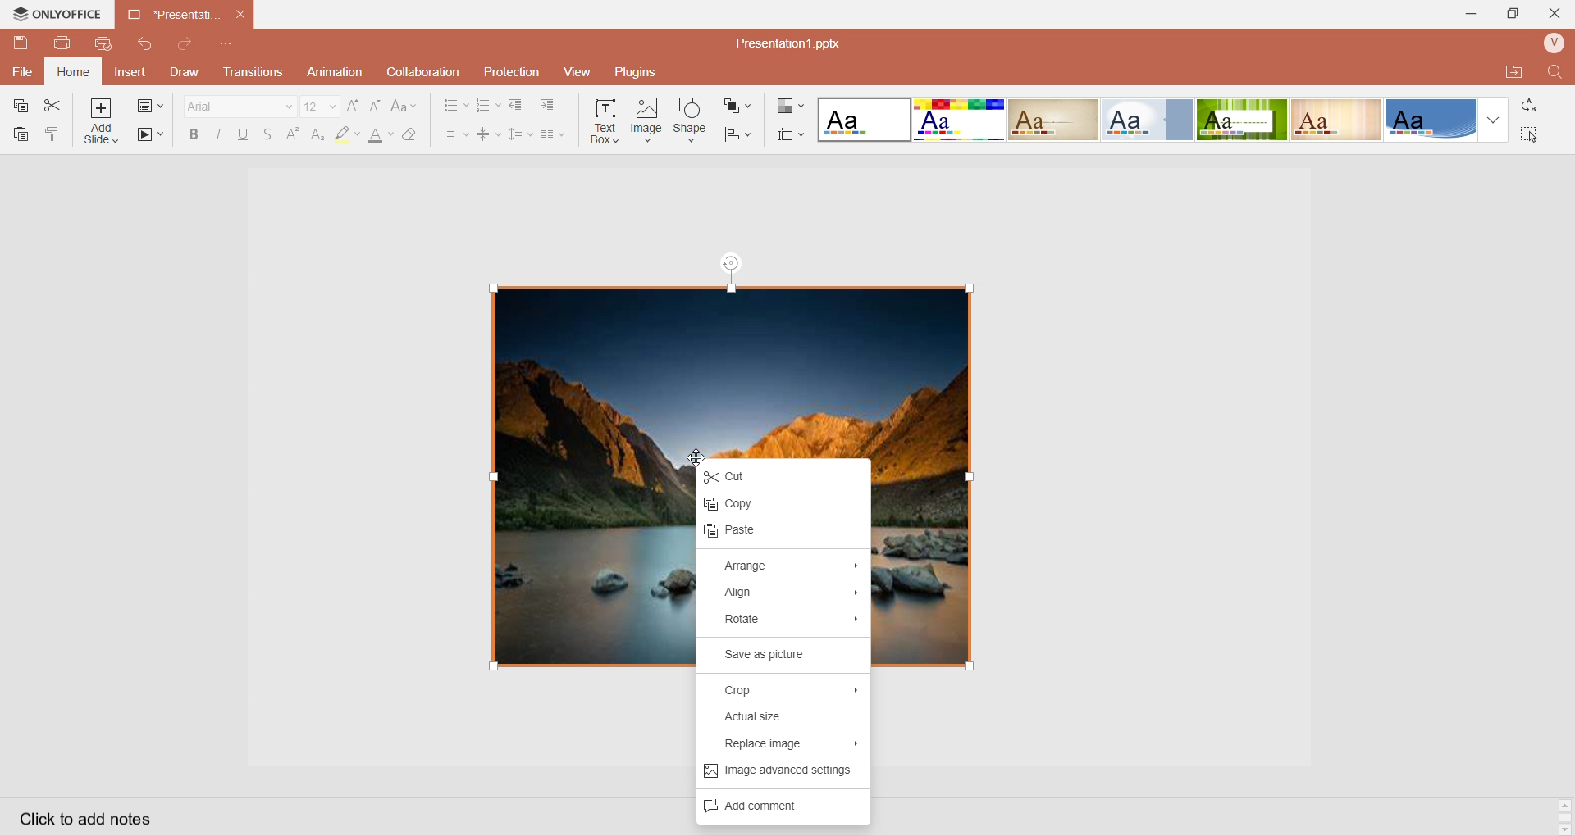  What do you see at coordinates (75, 13) in the screenshot?
I see `onlyoffice` at bounding box center [75, 13].